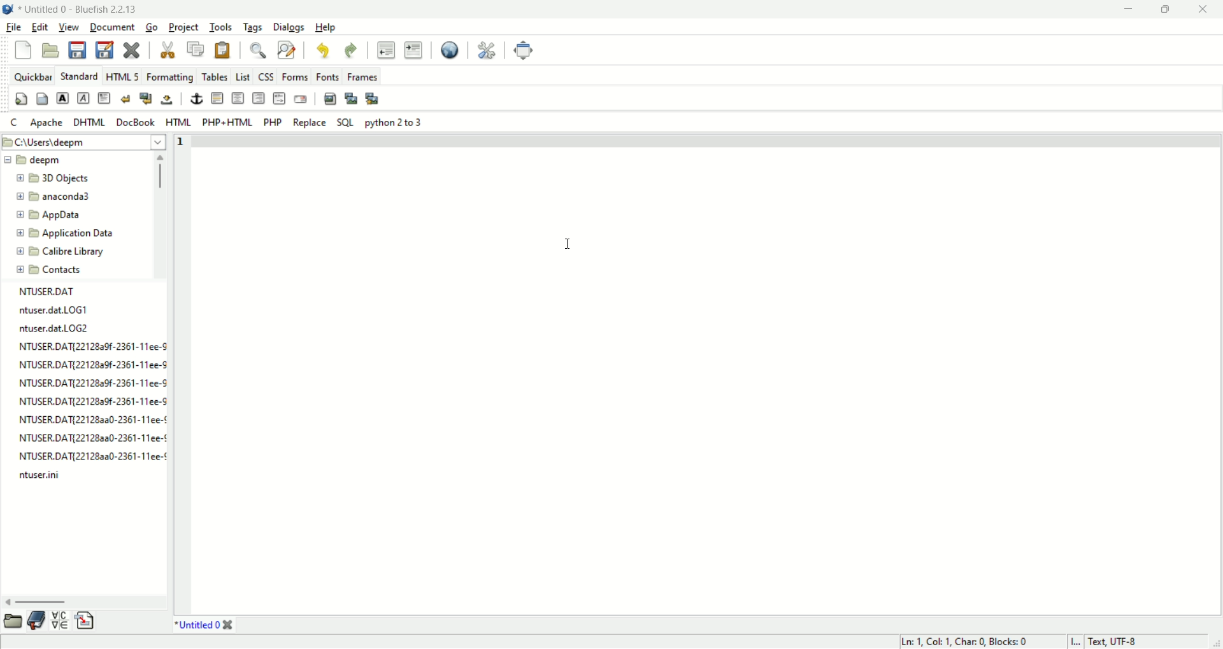 This screenshot has width=1223, height=649. Describe the element at coordinates (57, 197) in the screenshot. I see `anaconda` at that location.